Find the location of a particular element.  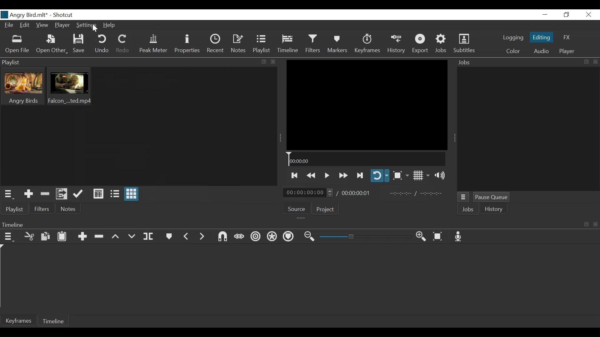

Filter is located at coordinates (313, 45).